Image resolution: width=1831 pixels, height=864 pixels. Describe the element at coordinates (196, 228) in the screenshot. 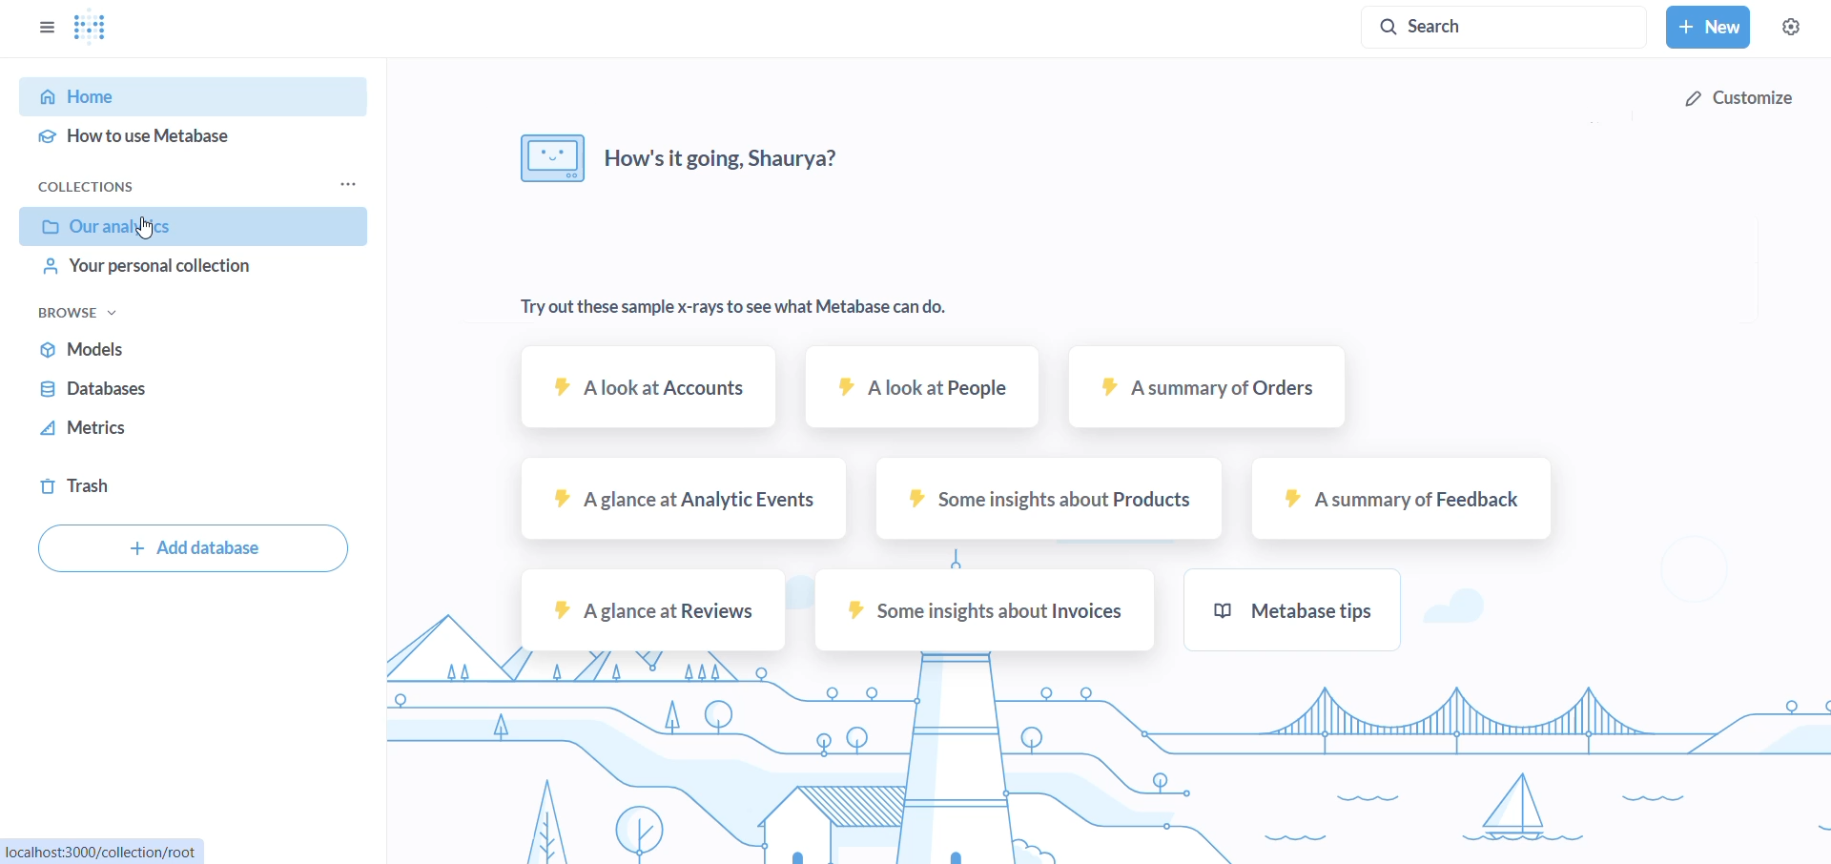

I see `our analytics` at that location.